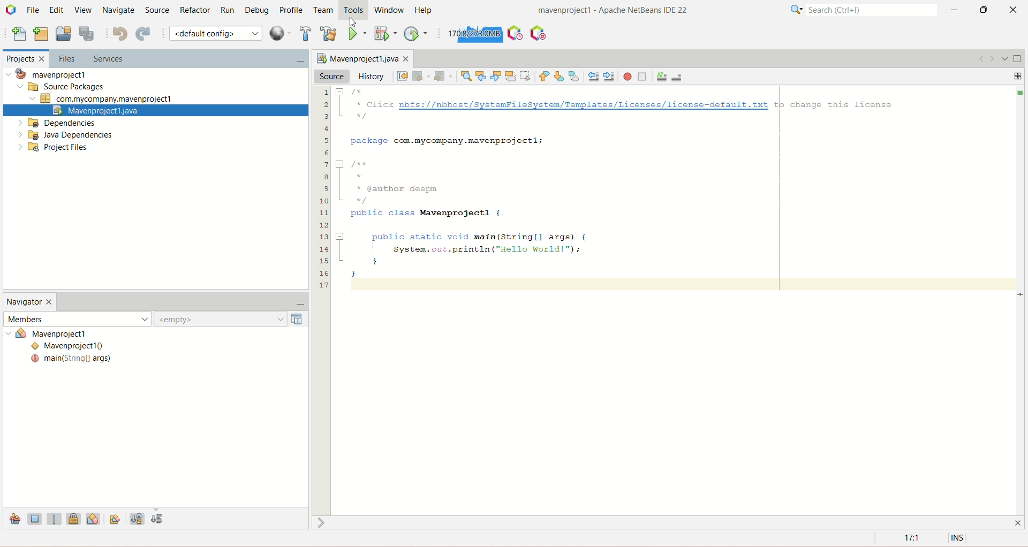  What do you see at coordinates (86, 34) in the screenshot?
I see `save all` at bounding box center [86, 34].